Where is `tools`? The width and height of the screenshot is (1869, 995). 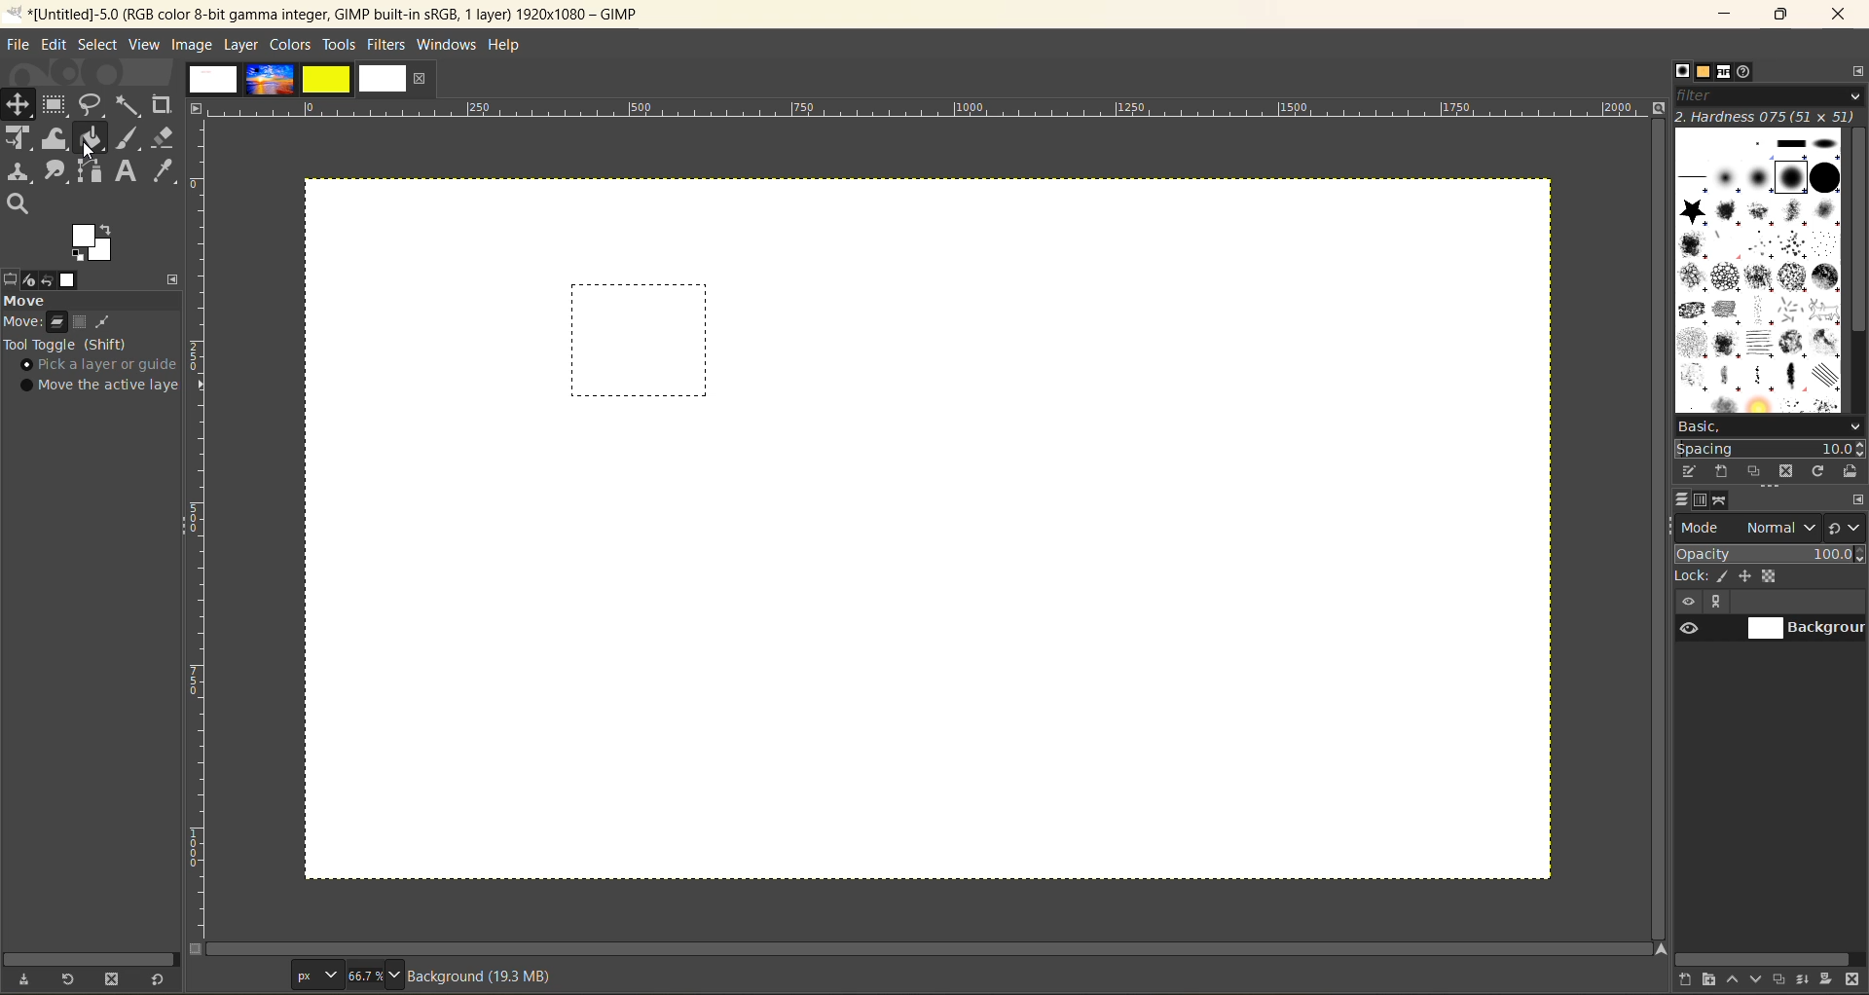
tools is located at coordinates (342, 46).